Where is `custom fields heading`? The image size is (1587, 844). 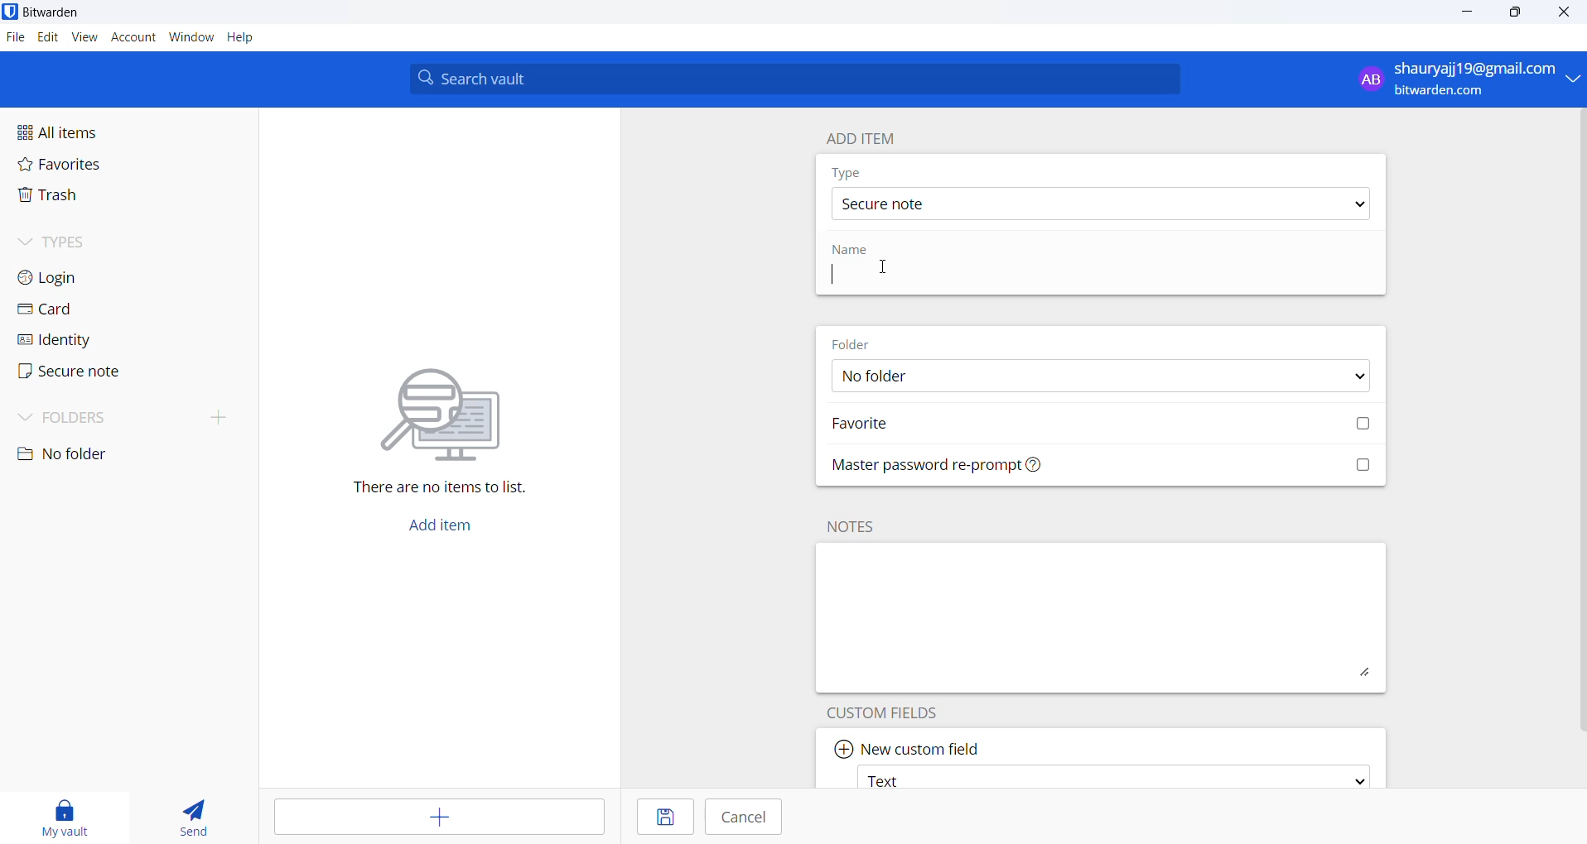 custom fields heading is located at coordinates (895, 711).